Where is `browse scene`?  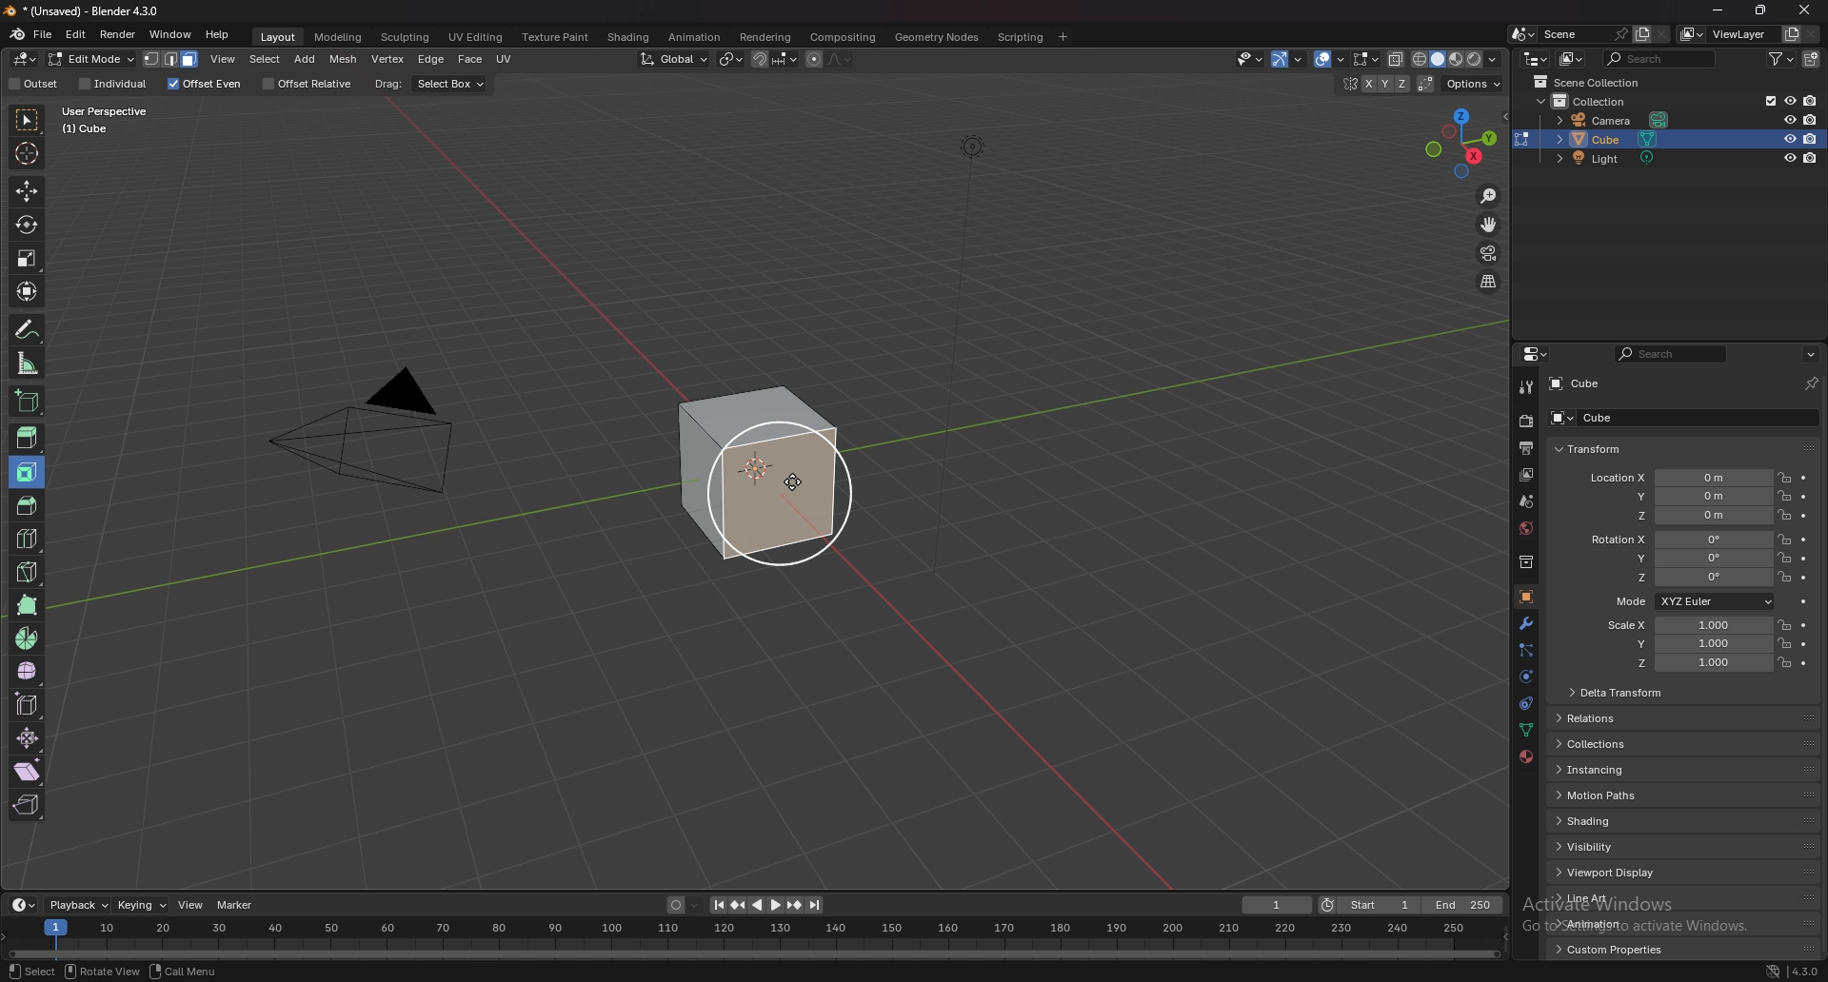 browse scene is located at coordinates (1522, 33).